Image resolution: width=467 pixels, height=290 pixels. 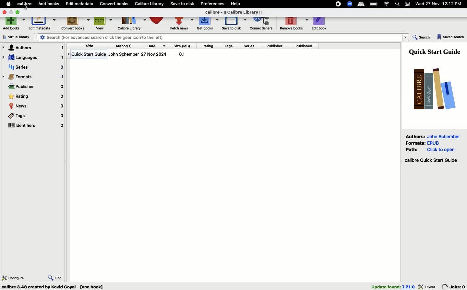 I want to click on Date, so click(x=441, y=4).